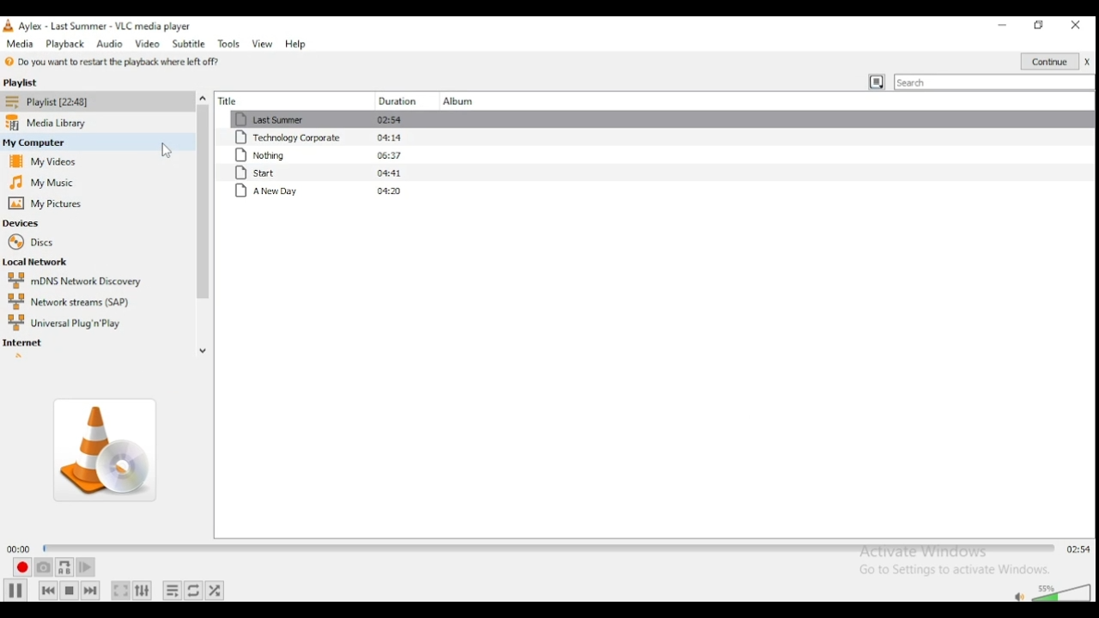  I want to click on my music, so click(40, 183).